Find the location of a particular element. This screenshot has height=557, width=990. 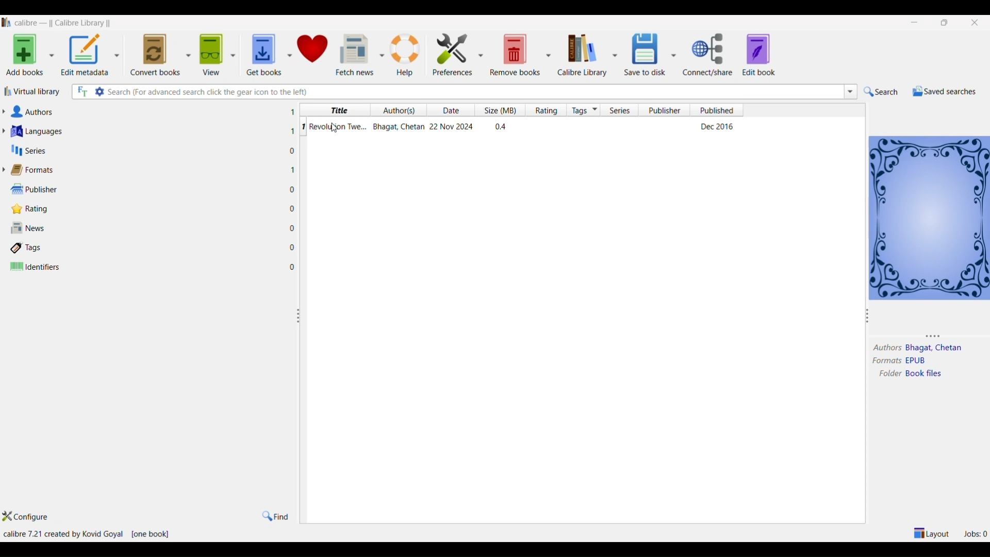

EDIT BOOKS is located at coordinates (769, 56).